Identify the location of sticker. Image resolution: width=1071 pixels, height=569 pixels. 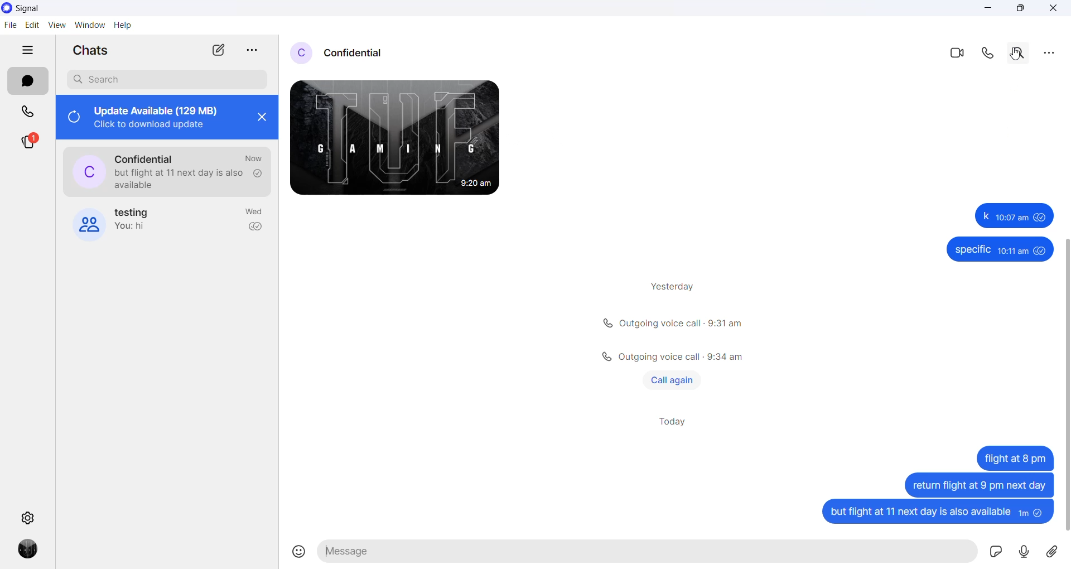
(997, 553).